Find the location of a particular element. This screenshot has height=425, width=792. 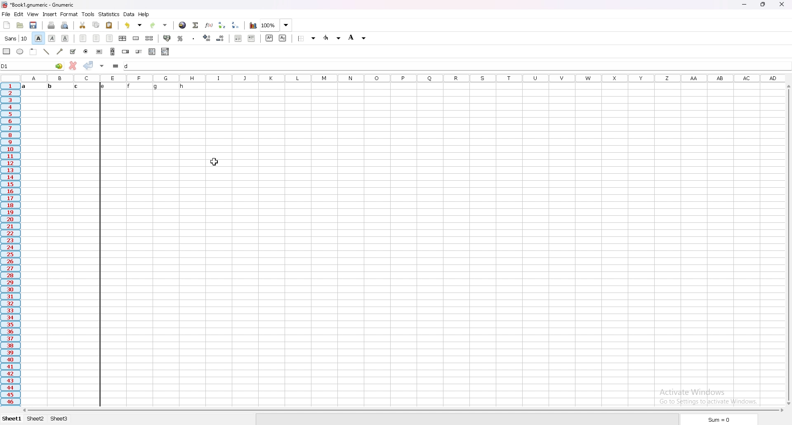

background is located at coordinates (358, 38).